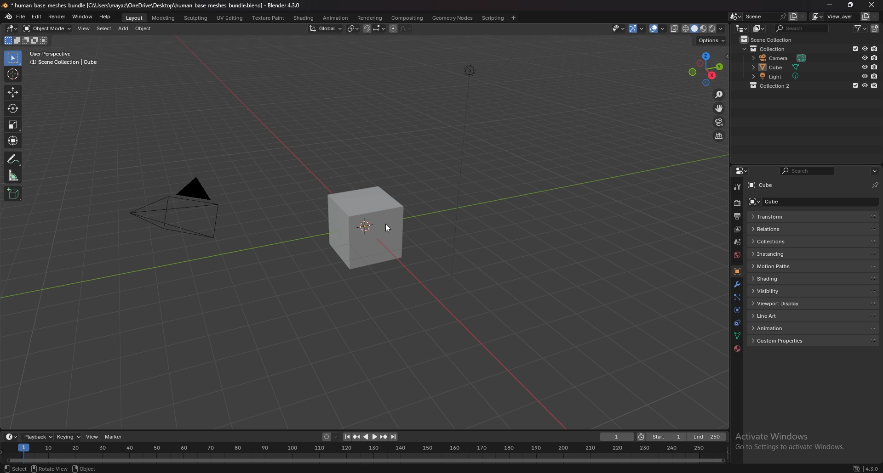  I want to click on jump to endpoint, so click(395, 437).